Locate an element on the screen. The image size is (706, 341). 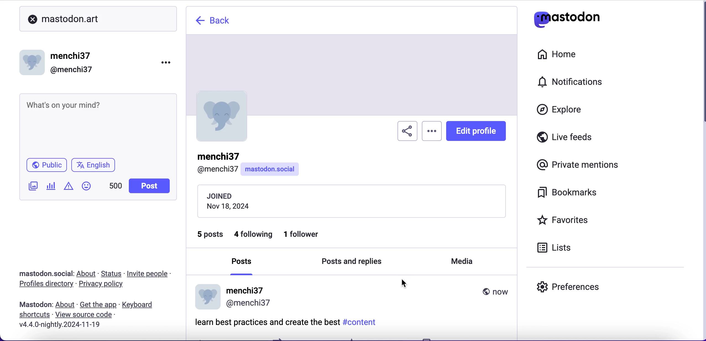
 is located at coordinates (84, 314).